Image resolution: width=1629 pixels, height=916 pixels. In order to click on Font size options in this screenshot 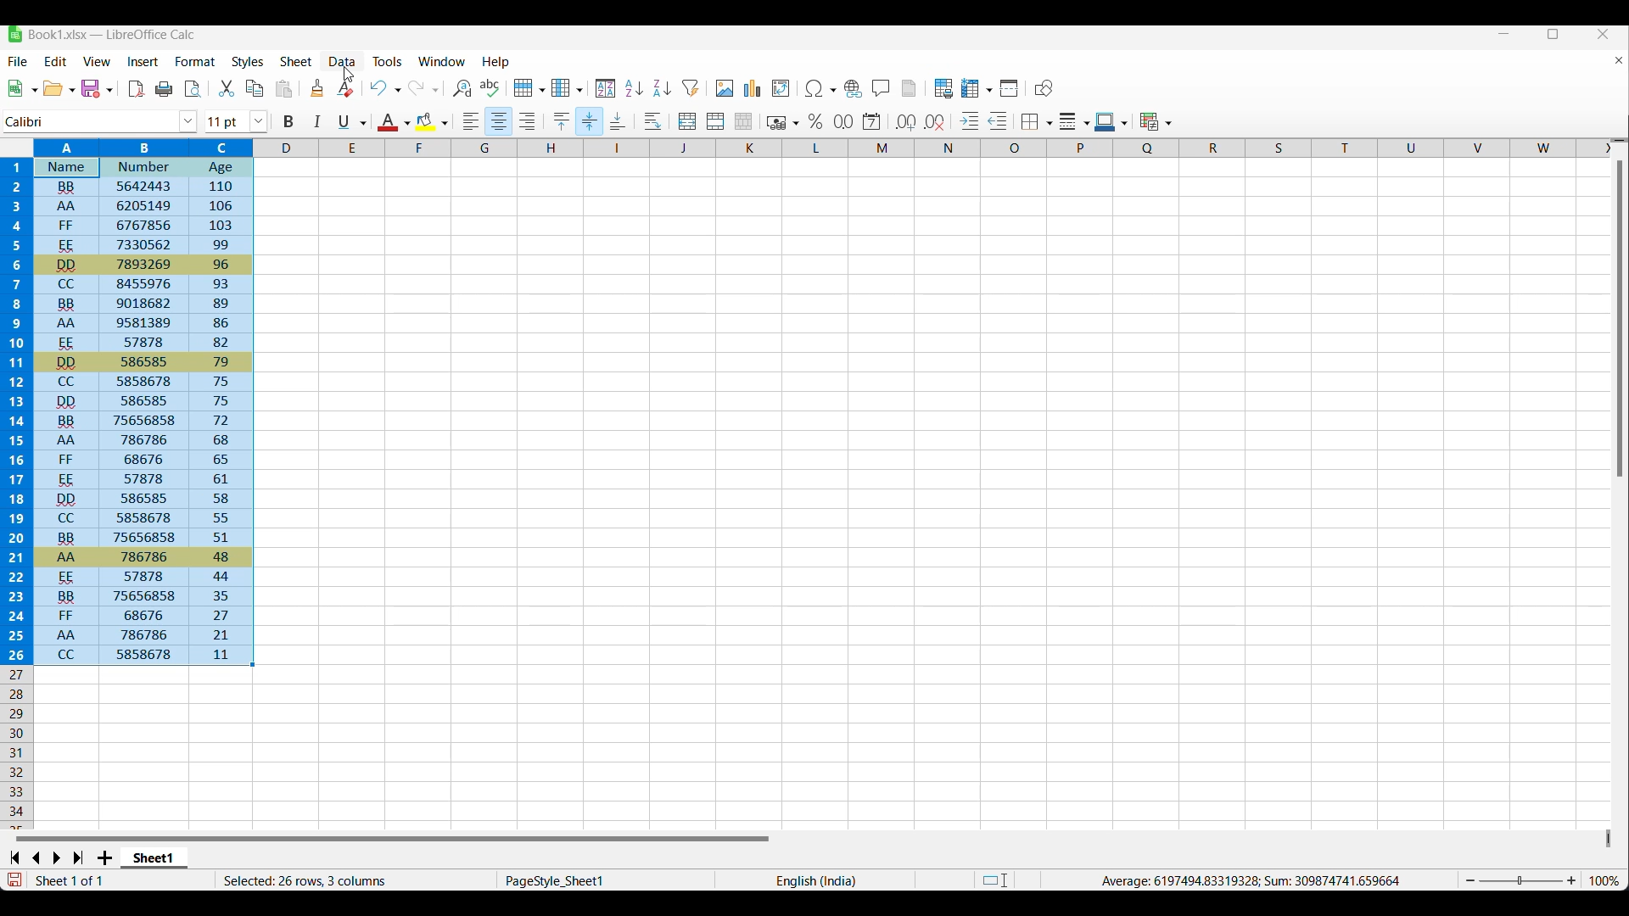, I will do `click(259, 121)`.